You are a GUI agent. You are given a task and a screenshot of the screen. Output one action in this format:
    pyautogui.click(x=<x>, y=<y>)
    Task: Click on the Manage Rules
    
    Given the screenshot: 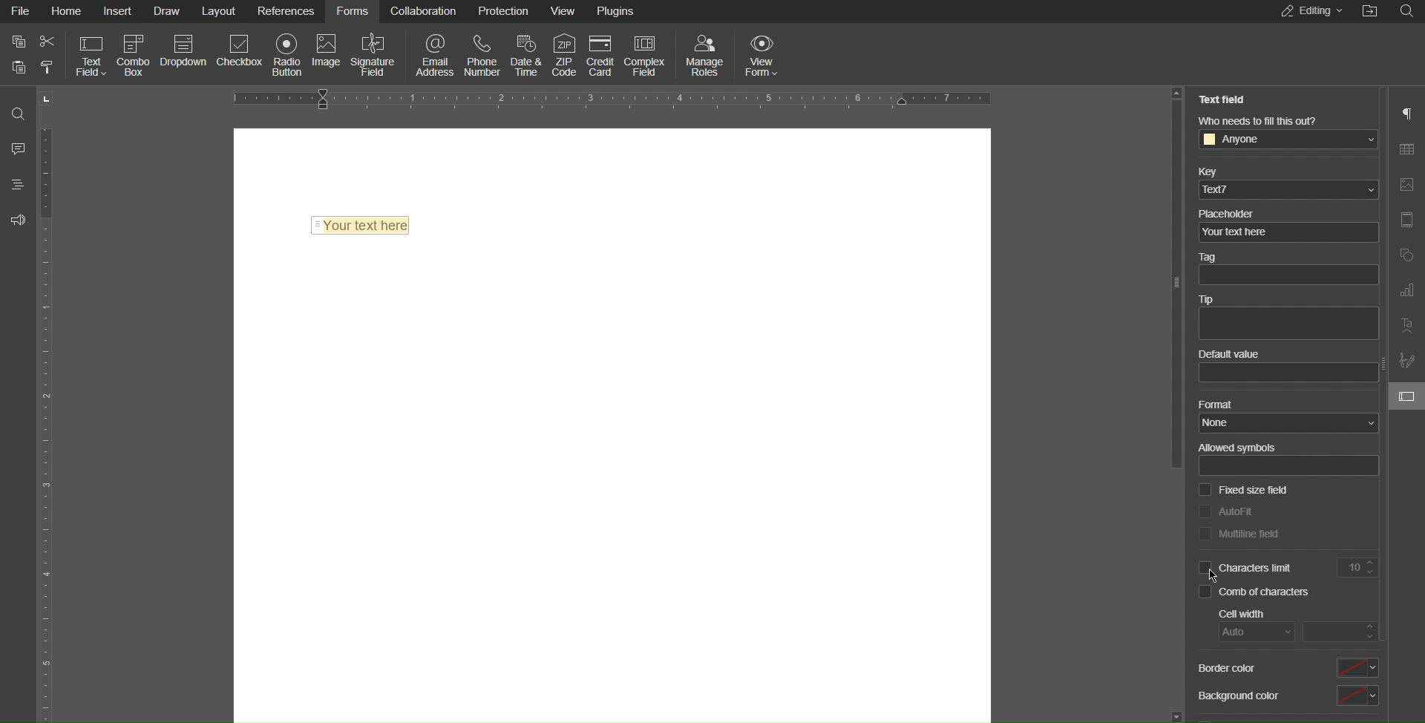 What is the action you would take?
    pyautogui.click(x=706, y=53)
    